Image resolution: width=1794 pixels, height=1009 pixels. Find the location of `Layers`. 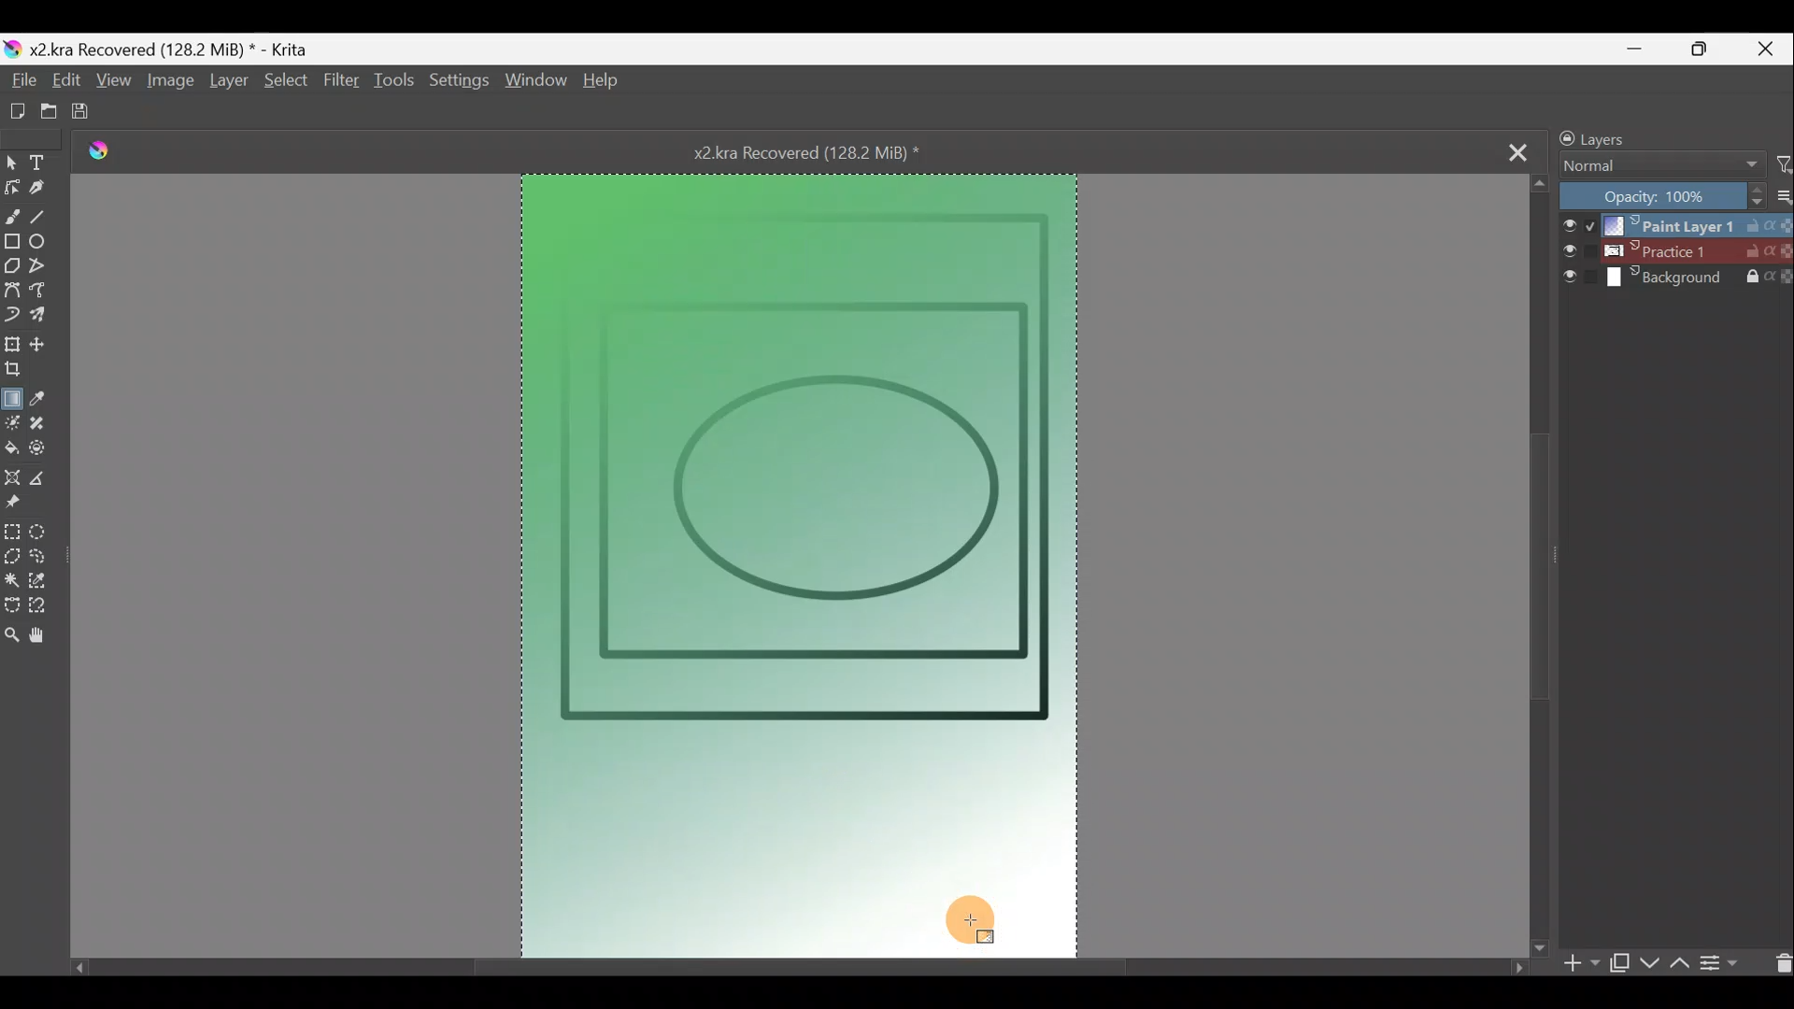

Layers is located at coordinates (1642, 135).